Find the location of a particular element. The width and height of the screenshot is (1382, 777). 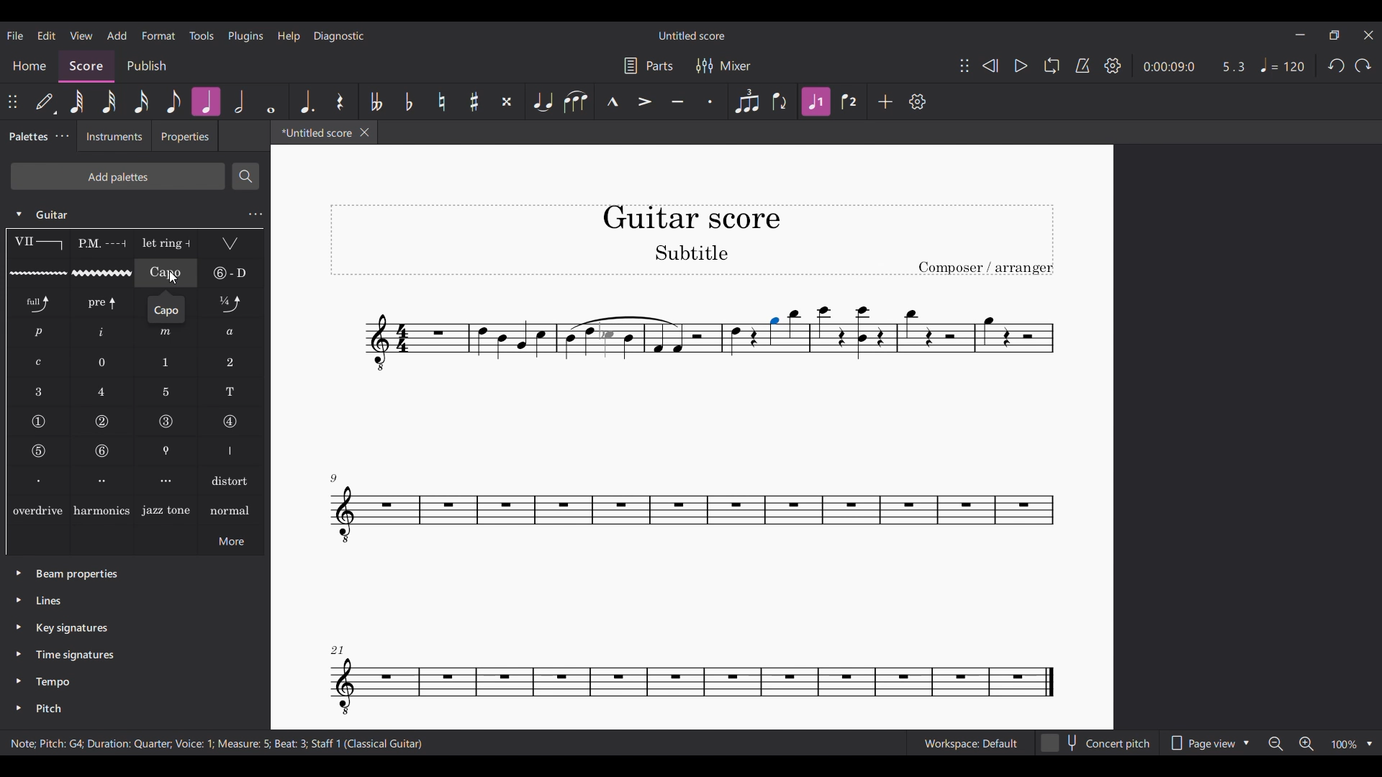

Edit menu is located at coordinates (47, 36).